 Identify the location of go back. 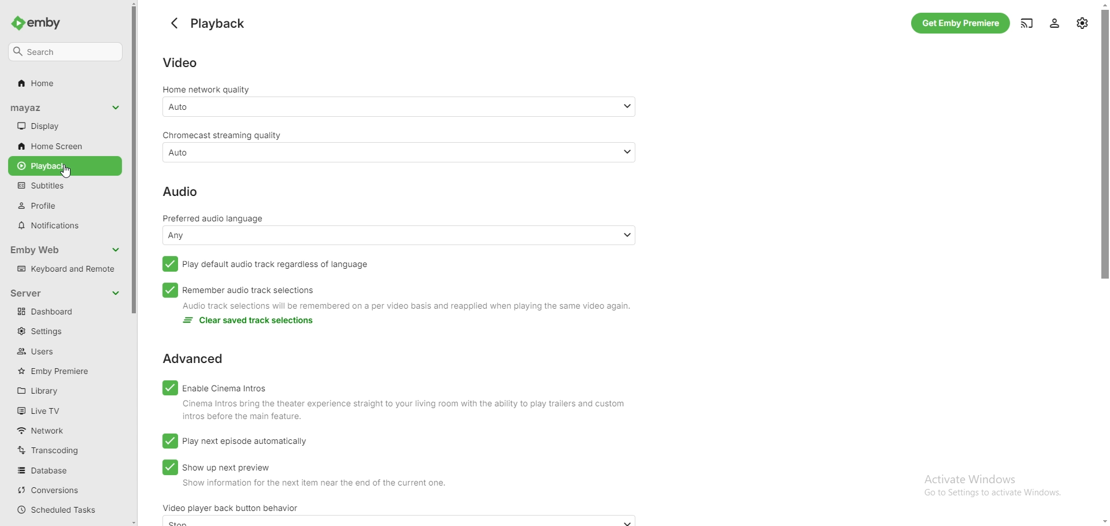
(175, 24).